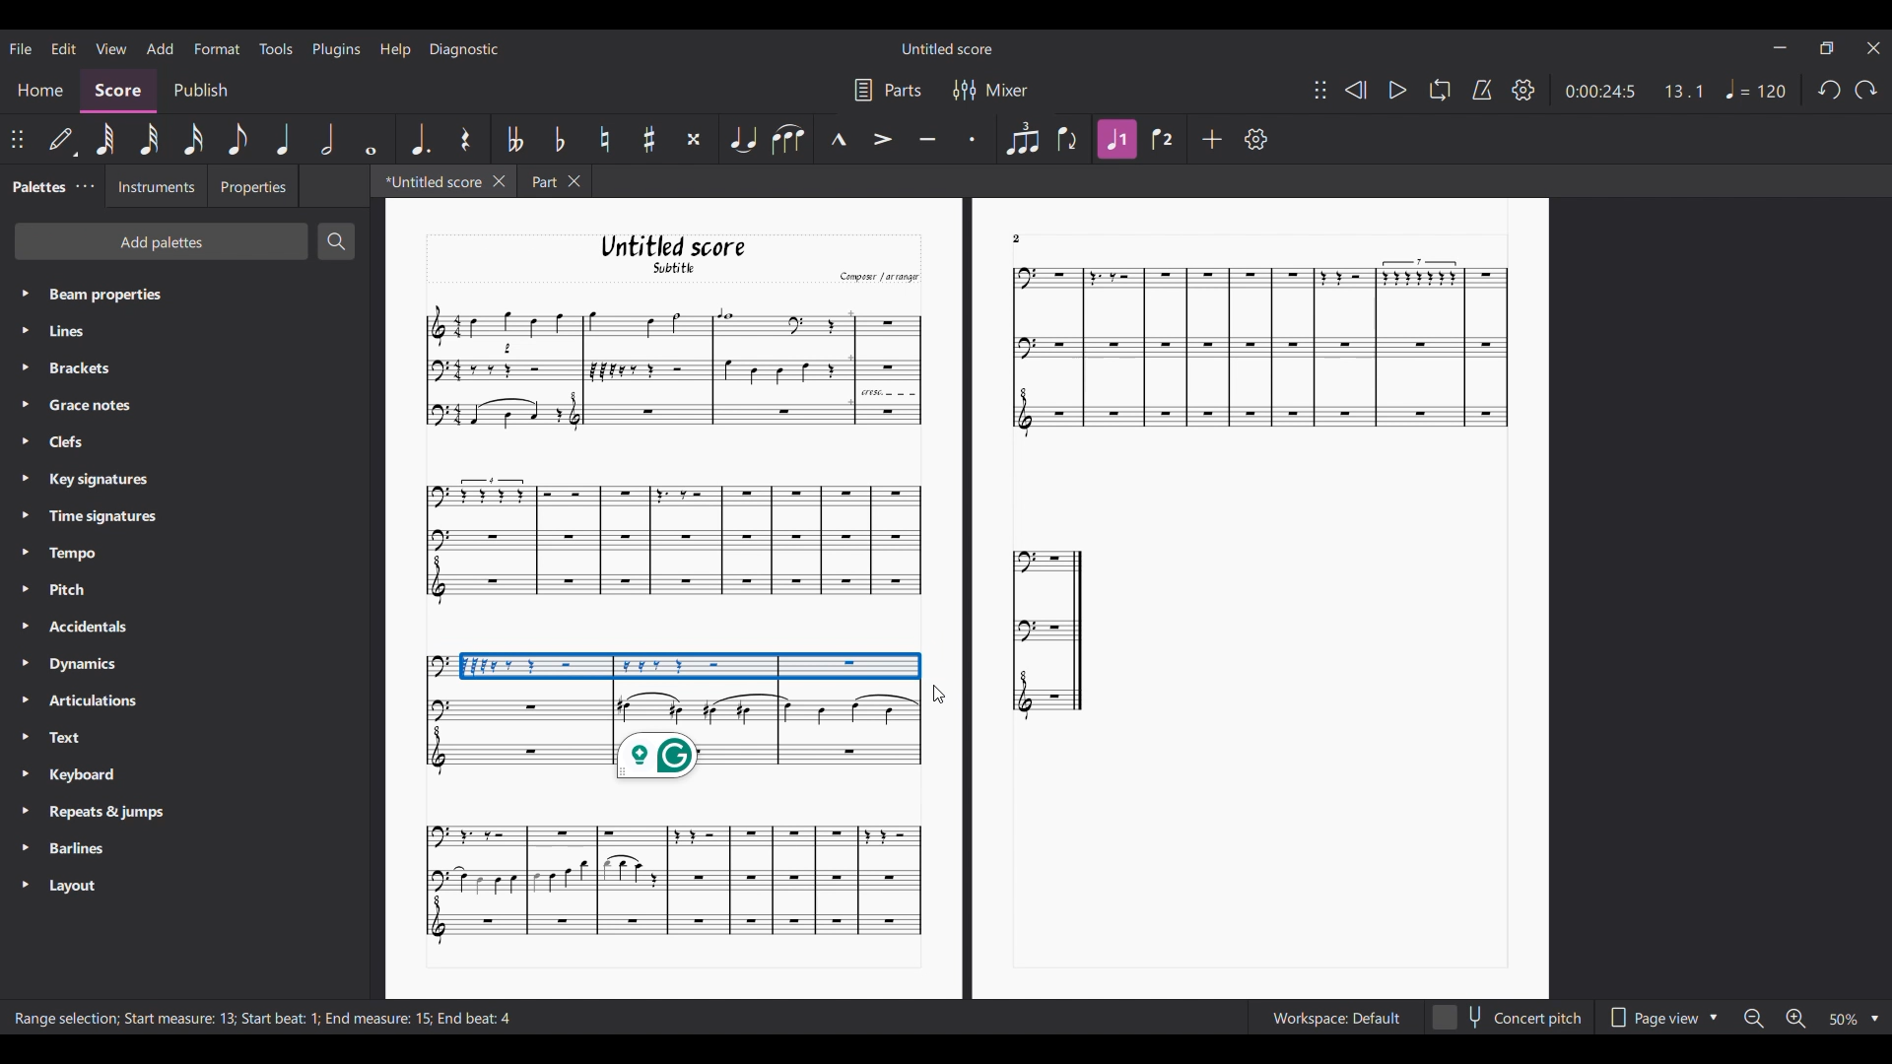 The width and height of the screenshot is (1892, 1064). Describe the element at coordinates (1507, 1018) in the screenshot. I see `Concert pitch` at that location.